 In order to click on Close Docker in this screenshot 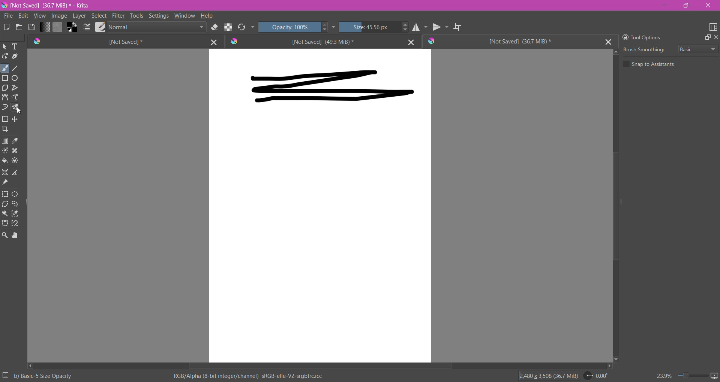, I will do `click(715, 38)`.